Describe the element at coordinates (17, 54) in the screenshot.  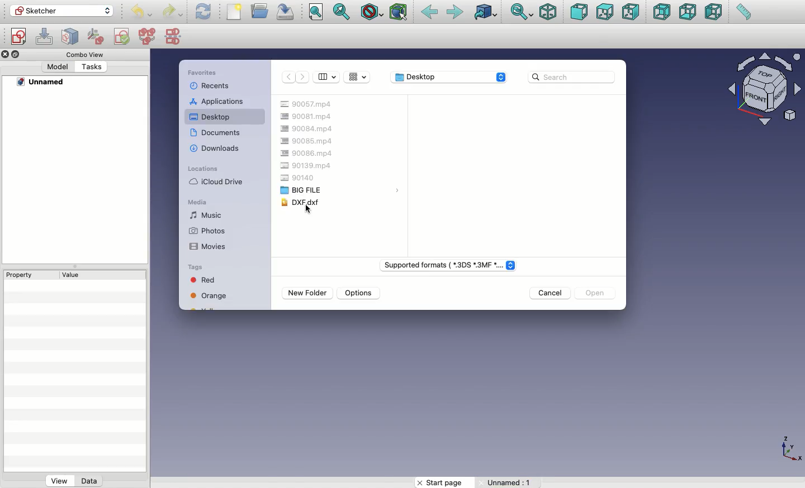
I see `Duplicate` at that location.